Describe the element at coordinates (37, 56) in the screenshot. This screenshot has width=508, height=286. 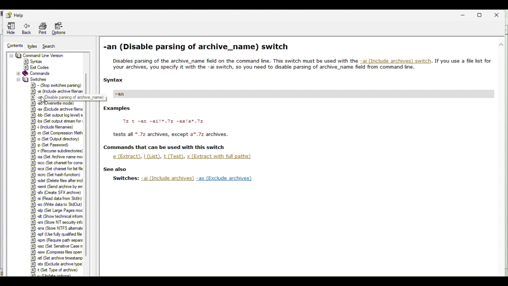
I see `Command Line Version` at that location.